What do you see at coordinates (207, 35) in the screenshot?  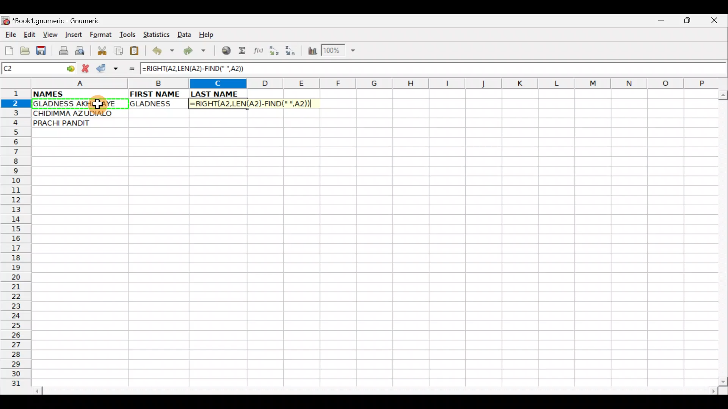 I see `Help` at bounding box center [207, 35].